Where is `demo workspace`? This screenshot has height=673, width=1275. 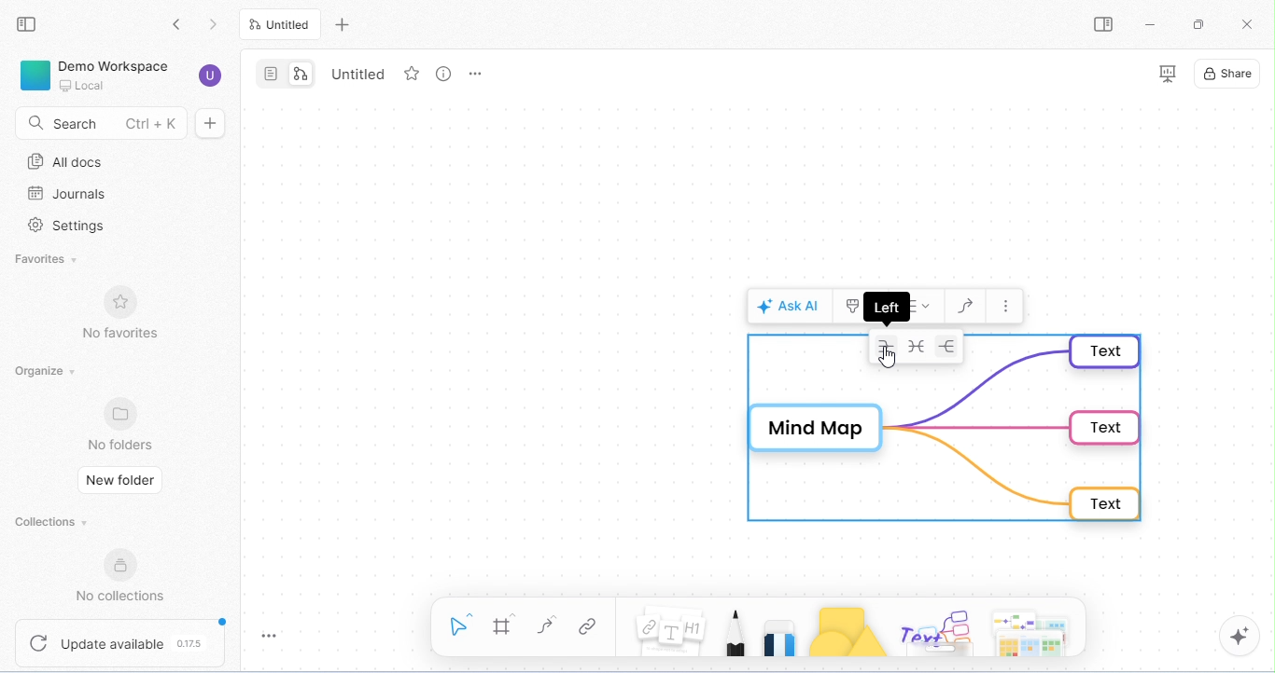
demo workspace is located at coordinates (119, 76).